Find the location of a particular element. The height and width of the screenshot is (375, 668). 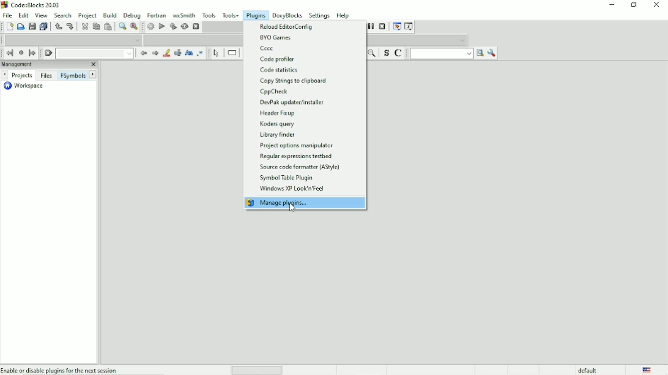

Debugging window is located at coordinates (396, 26).